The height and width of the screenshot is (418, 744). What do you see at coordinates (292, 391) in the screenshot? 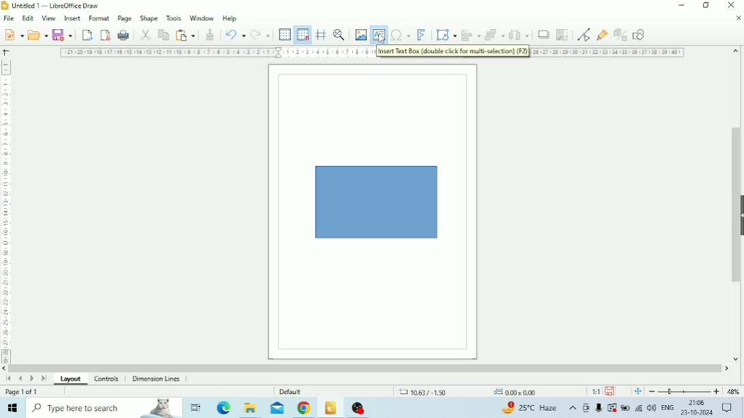
I see `Default` at bounding box center [292, 391].